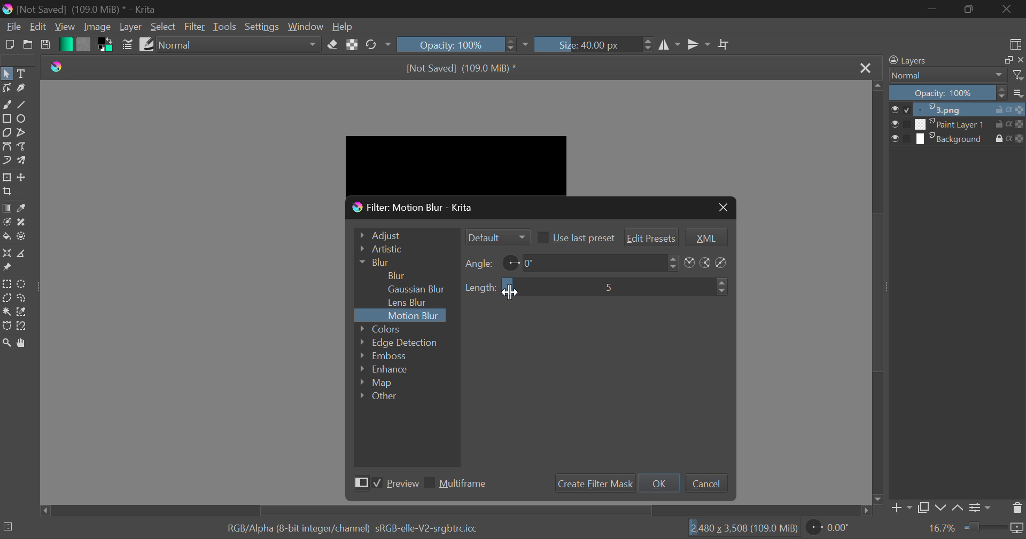 The image size is (1026, 539). Describe the element at coordinates (959, 124) in the screenshot. I see `Paint Layer 1` at that location.